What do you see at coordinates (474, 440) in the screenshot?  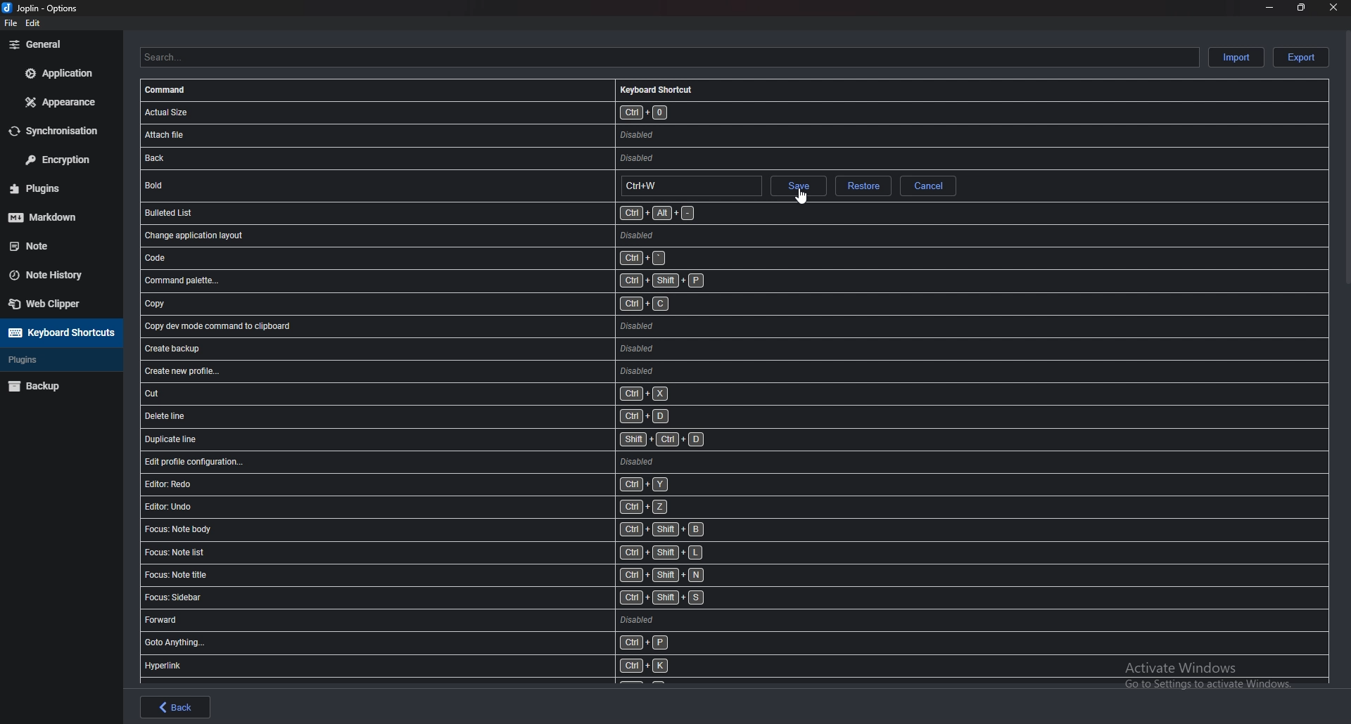 I see `shortcut` at bounding box center [474, 440].